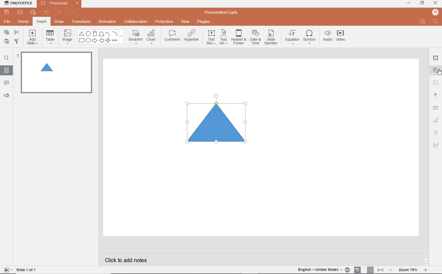 This screenshot has width=442, height=274. Describe the element at coordinates (342, 37) in the screenshot. I see `VIDEO` at that location.